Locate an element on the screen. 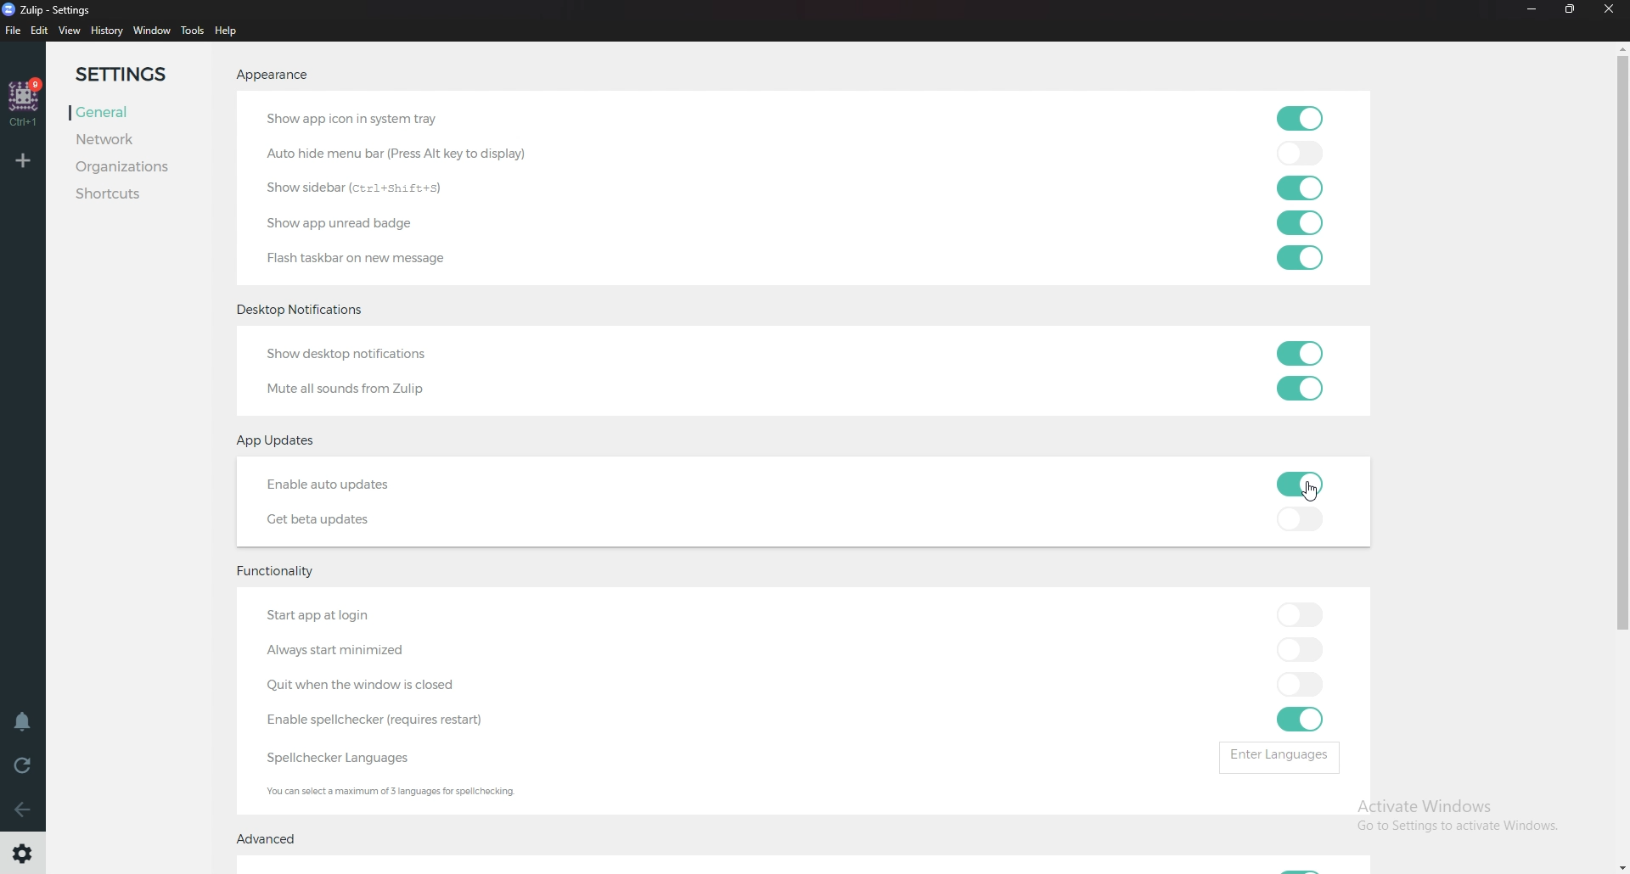 This screenshot has height=874, width=1630. toggle is located at coordinates (1296, 518).